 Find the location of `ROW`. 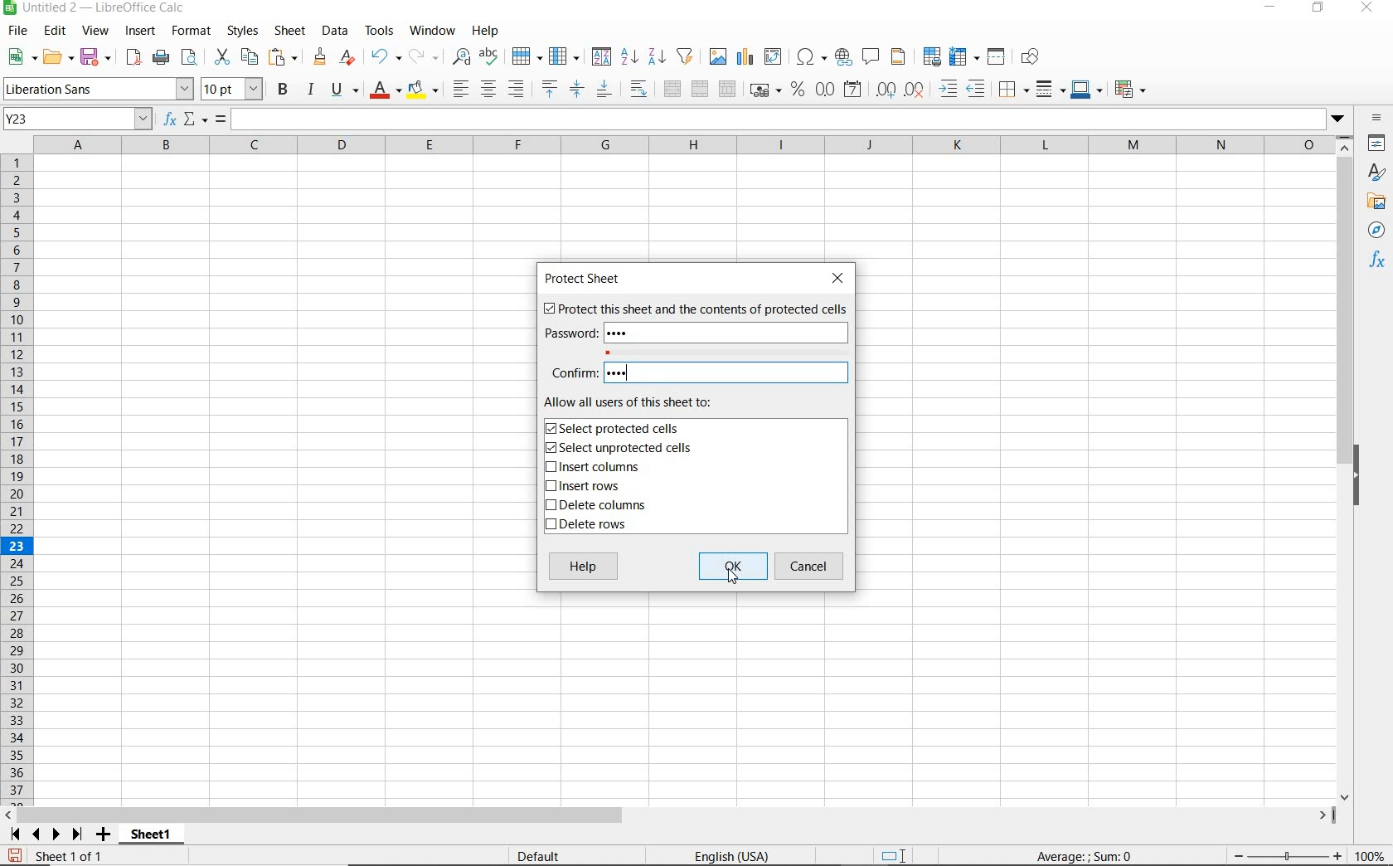

ROW is located at coordinates (527, 55).